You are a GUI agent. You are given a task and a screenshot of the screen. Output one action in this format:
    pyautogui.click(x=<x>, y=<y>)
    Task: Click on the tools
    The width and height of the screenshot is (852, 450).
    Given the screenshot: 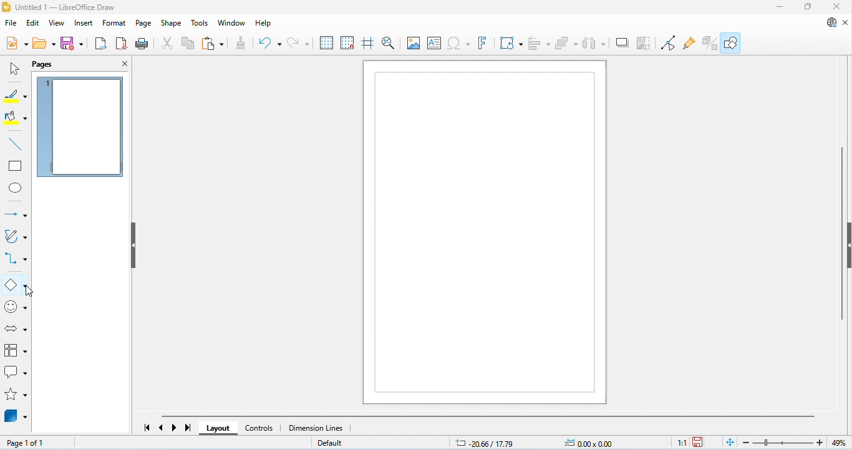 What is the action you would take?
    pyautogui.click(x=200, y=22)
    